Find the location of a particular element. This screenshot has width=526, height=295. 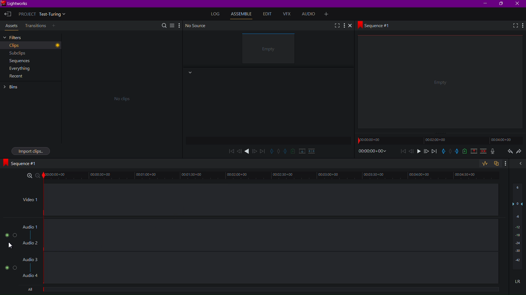

play back is located at coordinates (231, 151).